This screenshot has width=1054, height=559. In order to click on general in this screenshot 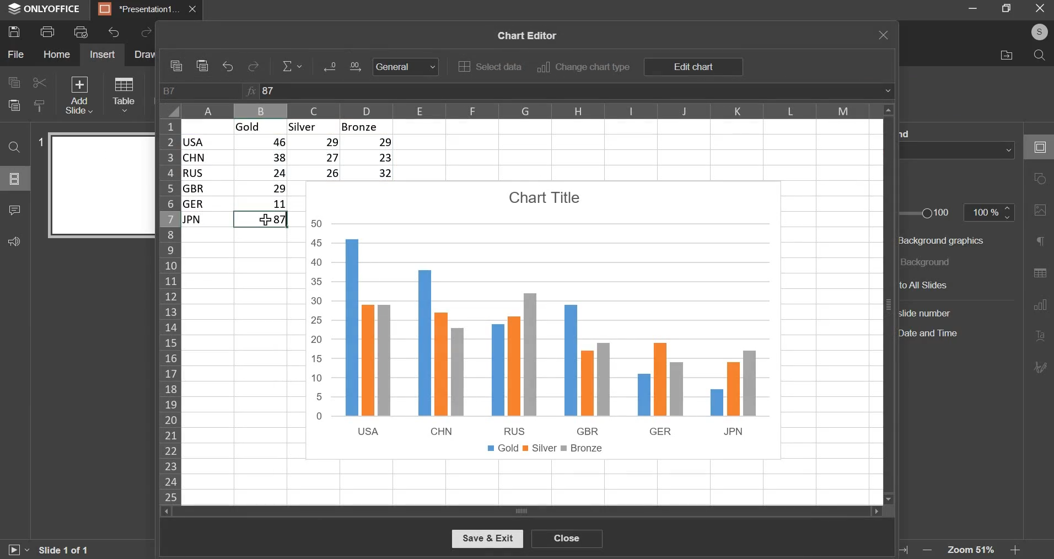, I will do `click(405, 67)`.